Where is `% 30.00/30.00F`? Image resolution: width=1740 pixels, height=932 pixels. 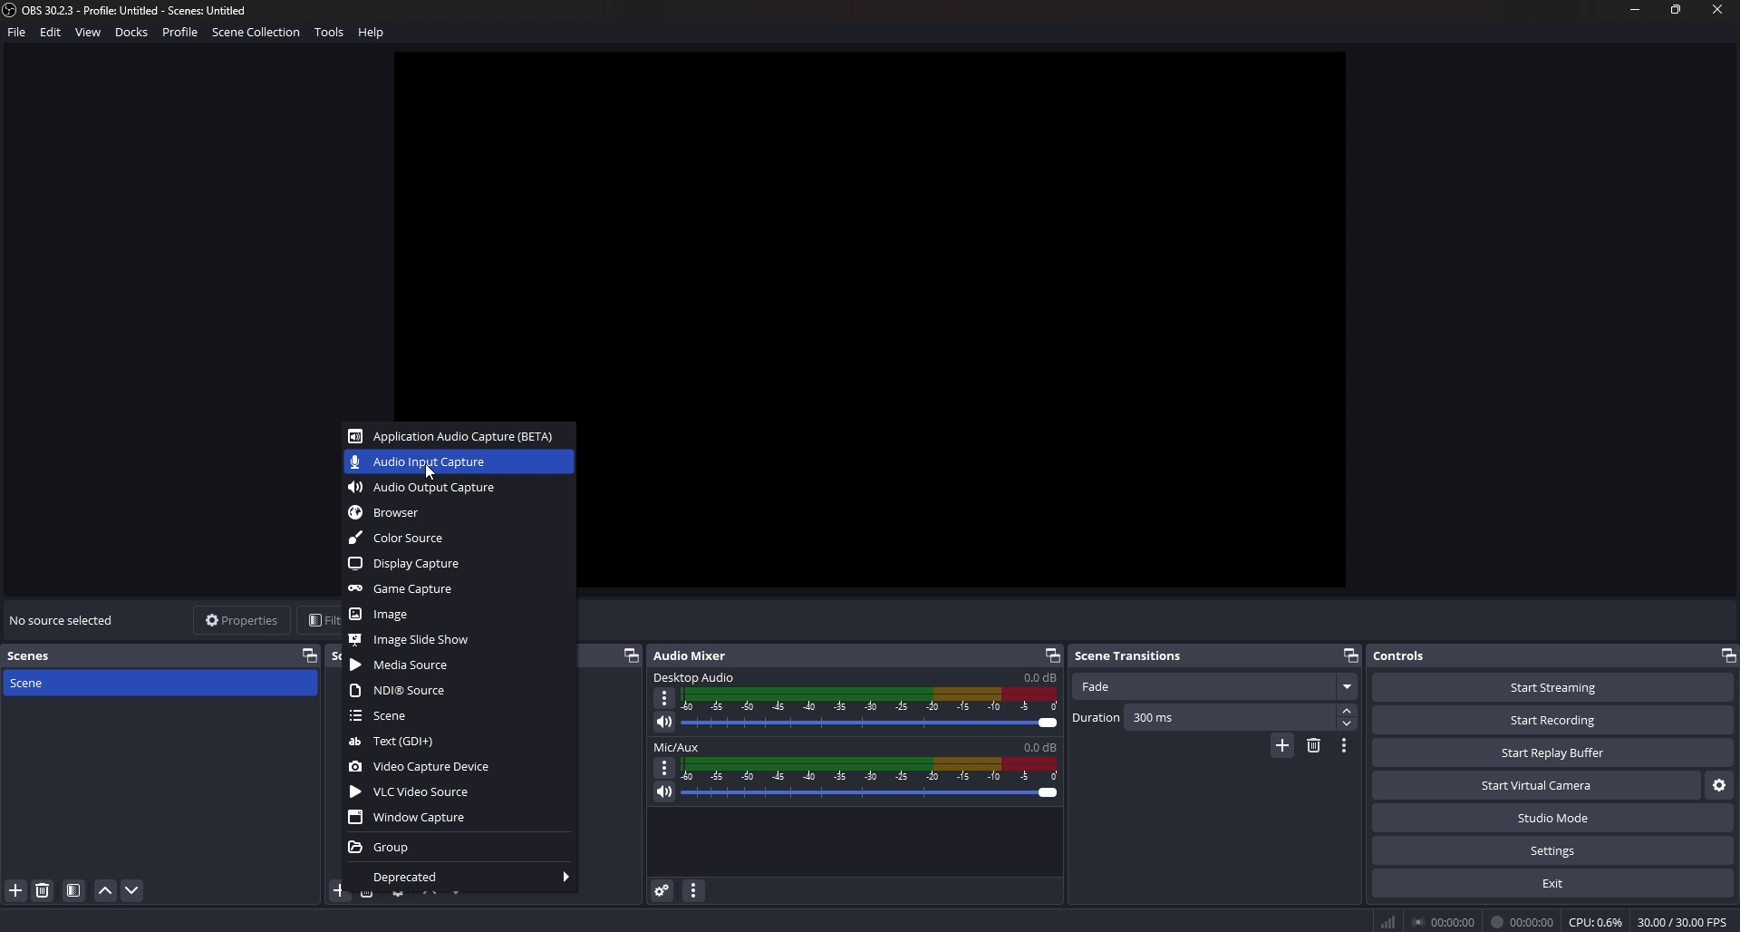
% 30.00/30.00F is located at coordinates (1687, 921).